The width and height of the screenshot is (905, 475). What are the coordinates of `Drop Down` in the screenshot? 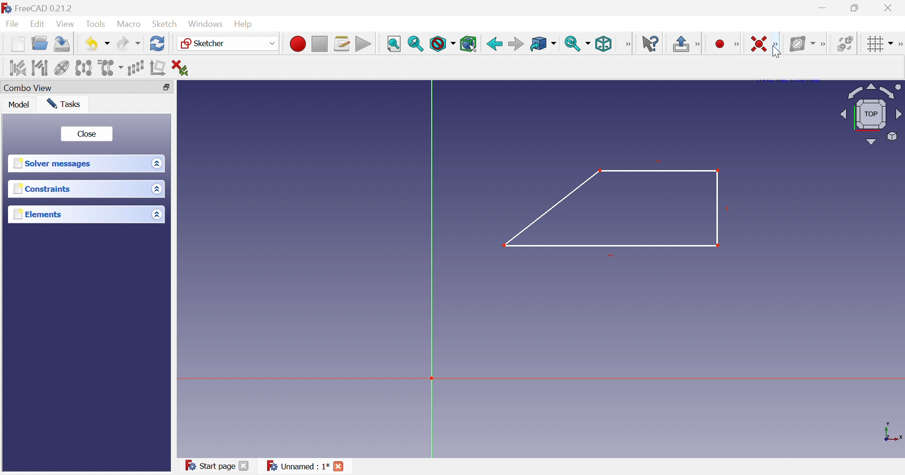 It's located at (155, 163).